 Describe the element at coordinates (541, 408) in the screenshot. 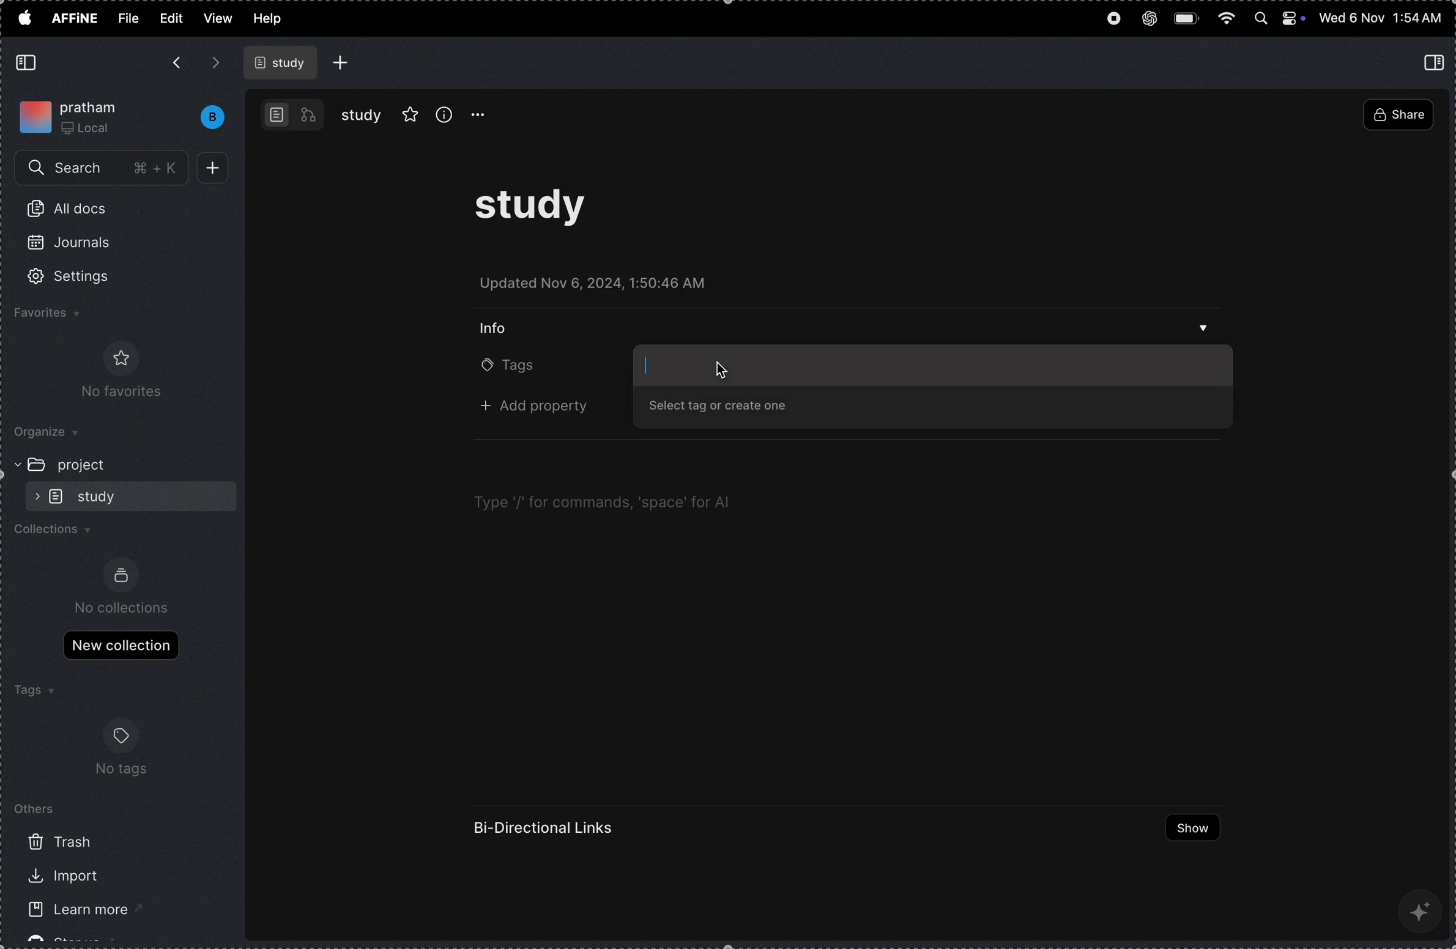

I see `+ add property` at that location.